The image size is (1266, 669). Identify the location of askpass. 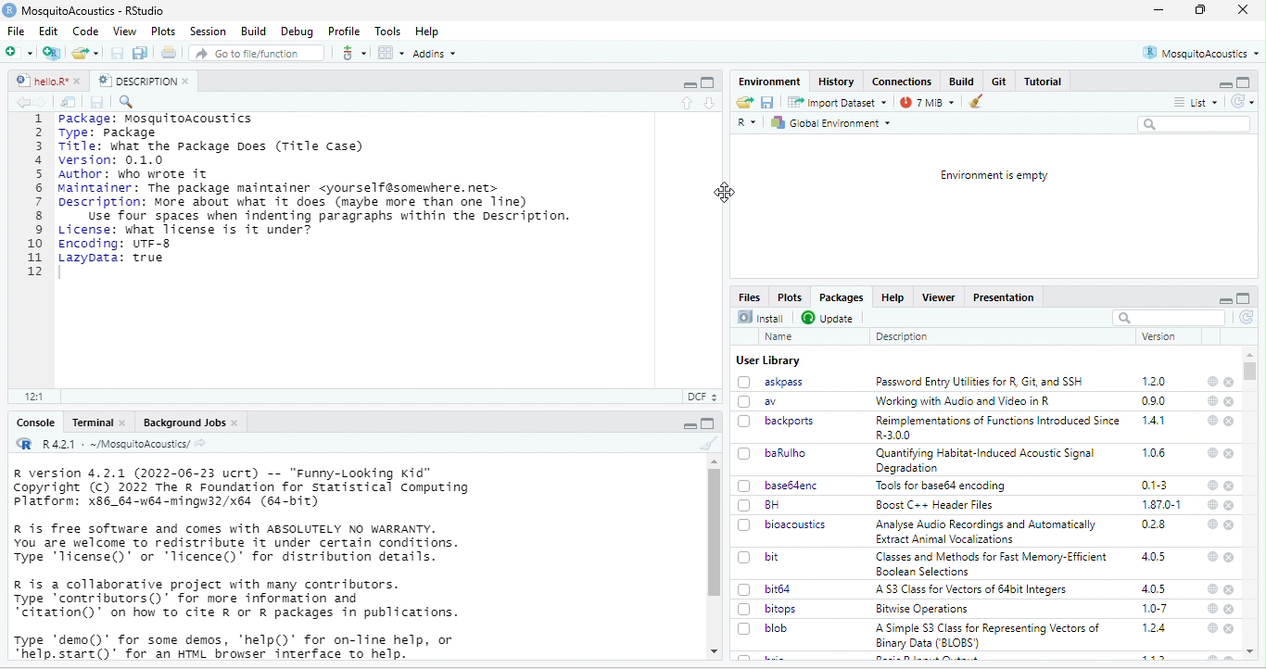
(771, 382).